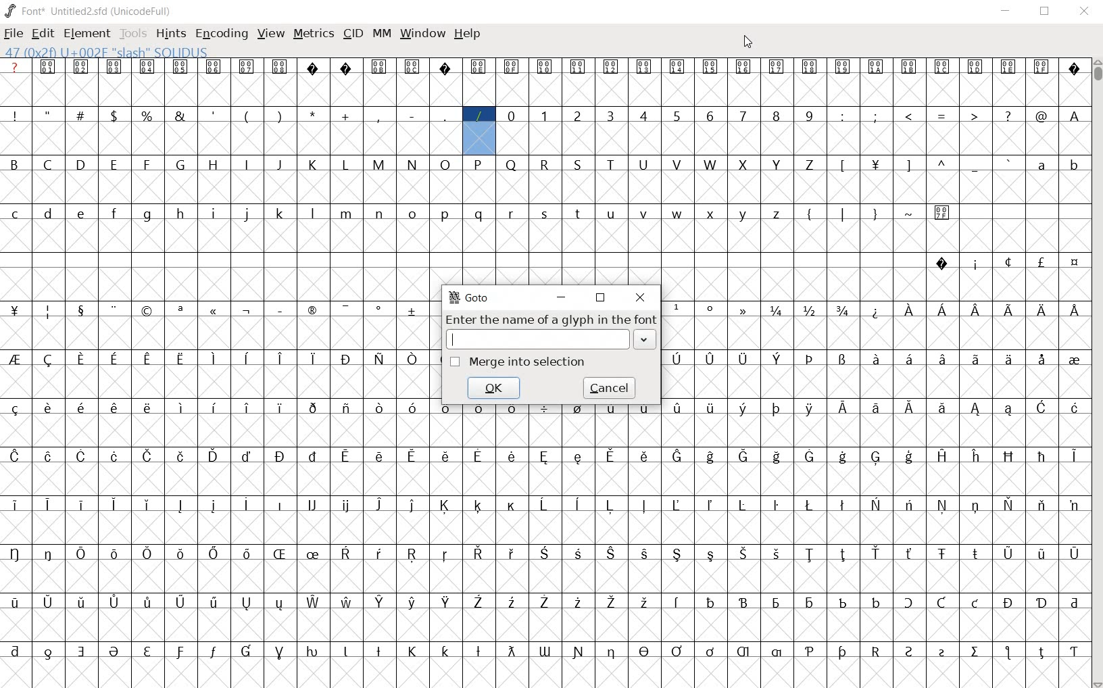 This screenshot has width=1103, height=688. I want to click on glyph, so click(180, 66).